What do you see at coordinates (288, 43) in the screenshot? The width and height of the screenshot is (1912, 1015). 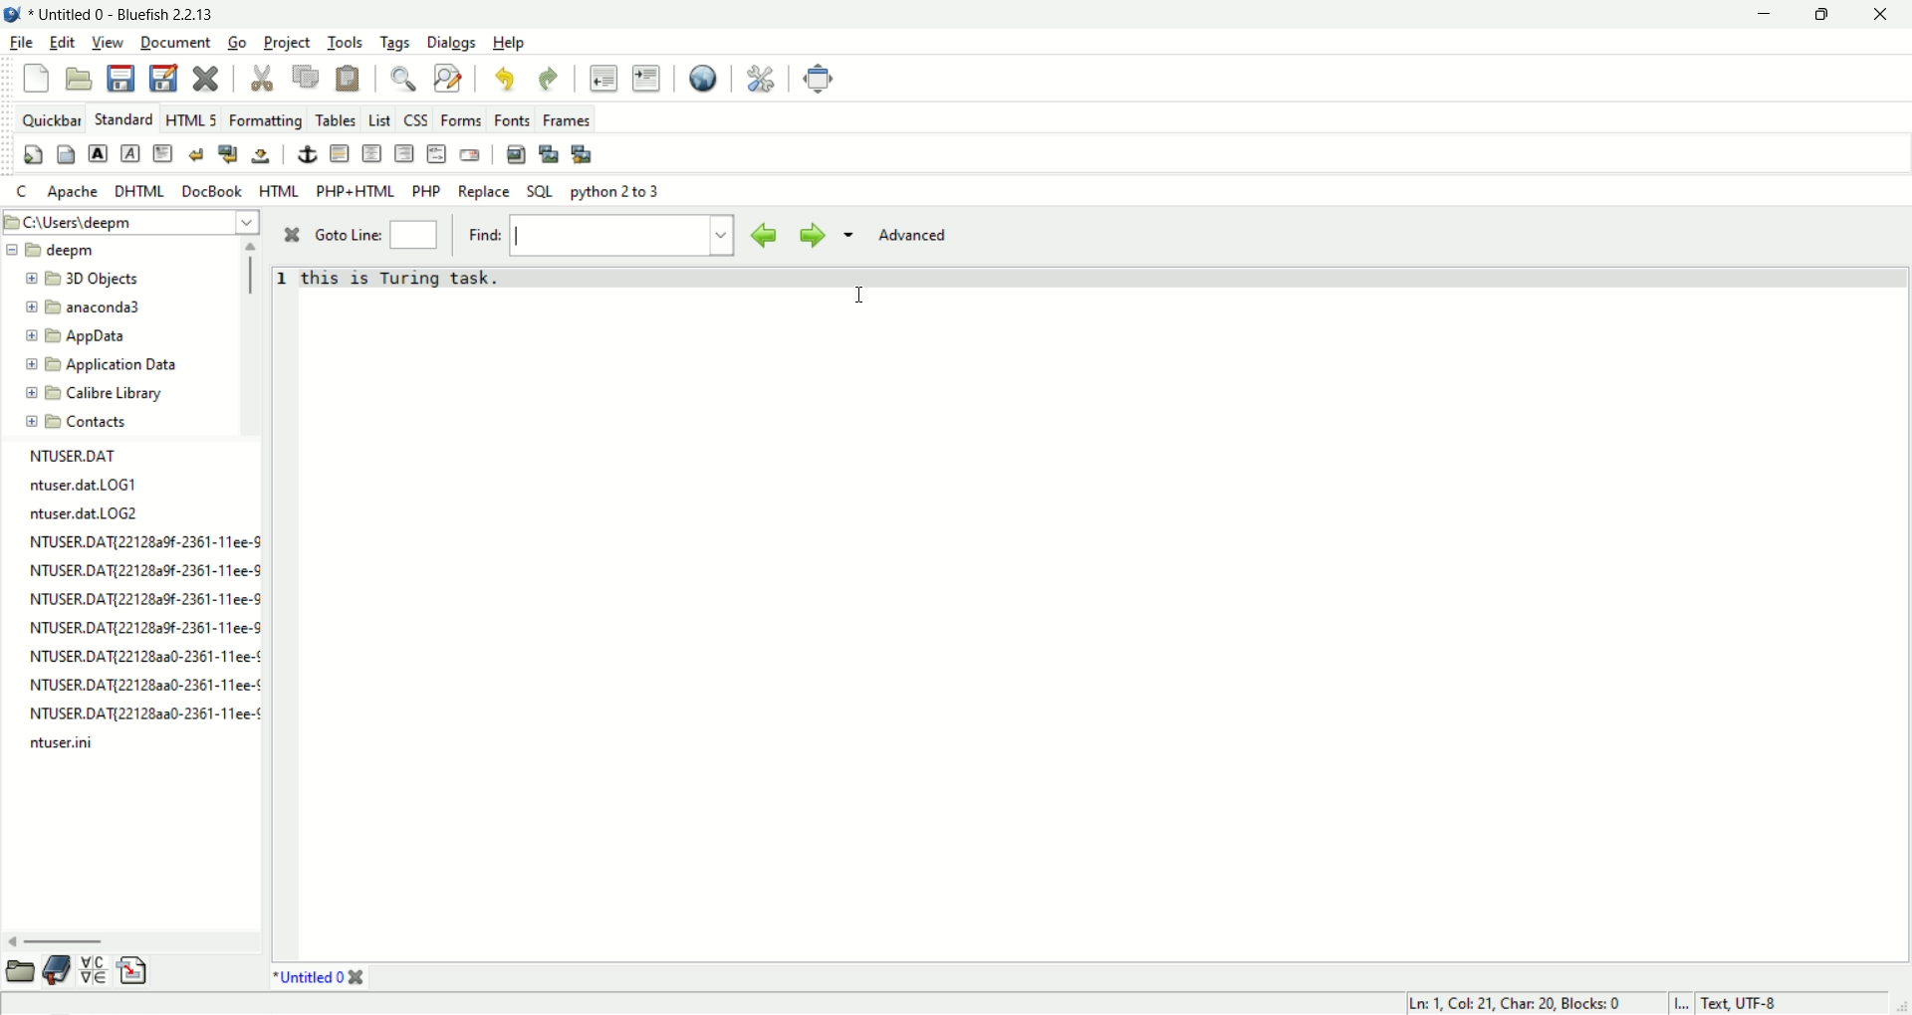 I see `project` at bounding box center [288, 43].